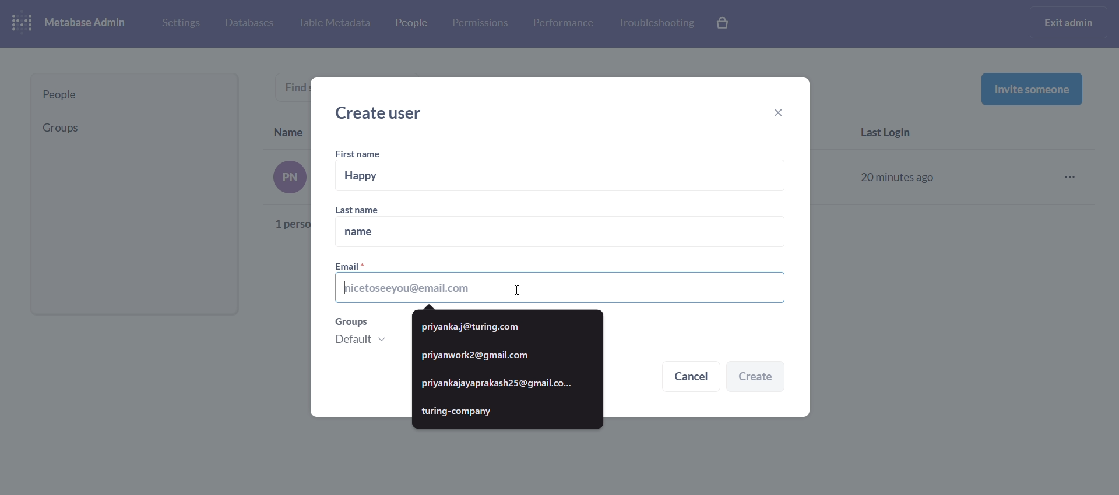  I want to click on email, so click(560, 282).